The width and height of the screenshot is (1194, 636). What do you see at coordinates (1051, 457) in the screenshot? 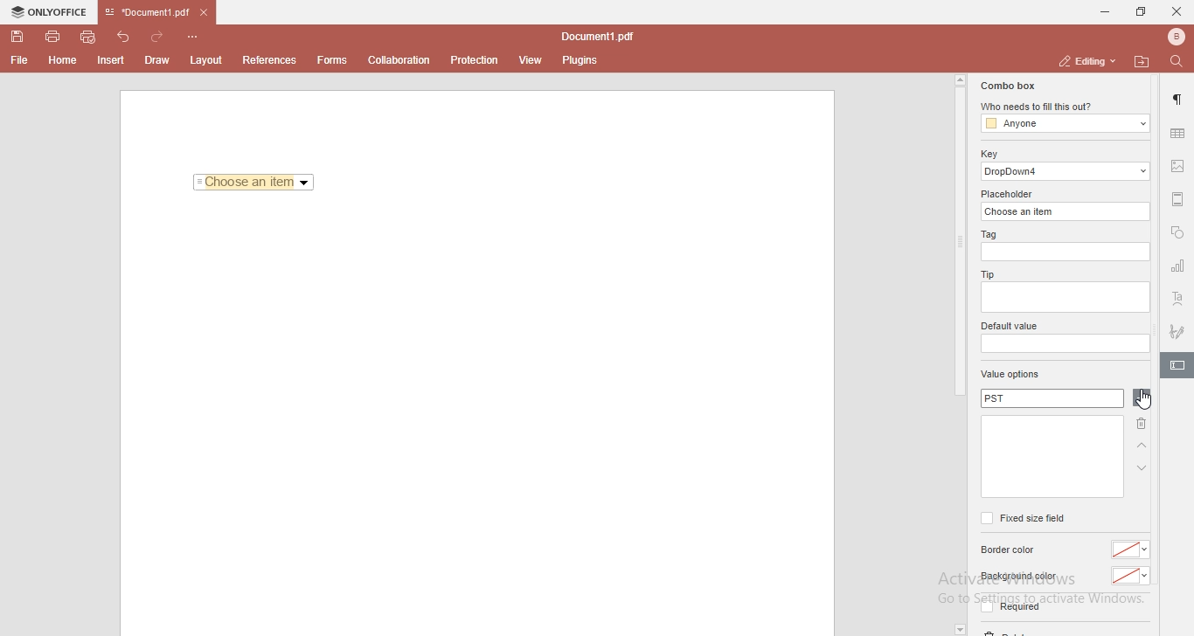
I see `empty box` at bounding box center [1051, 457].